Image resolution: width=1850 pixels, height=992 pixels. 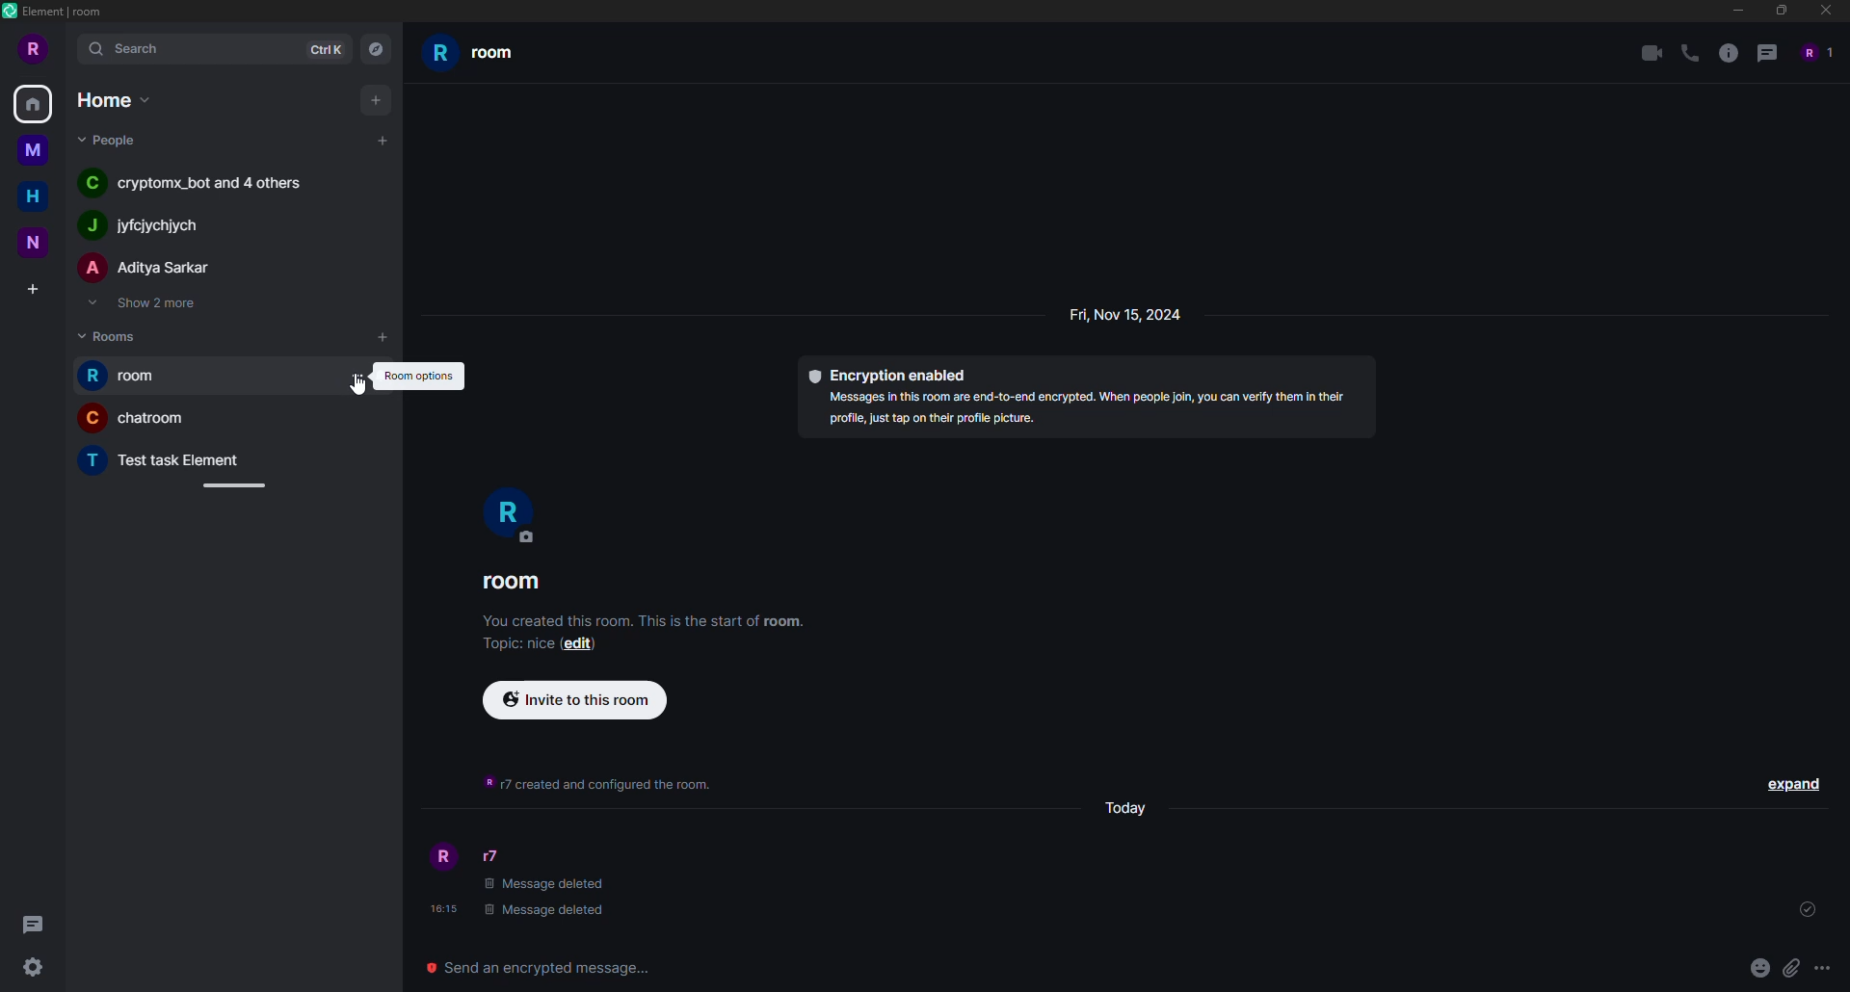 What do you see at coordinates (441, 856) in the screenshot?
I see `profile` at bounding box center [441, 856].